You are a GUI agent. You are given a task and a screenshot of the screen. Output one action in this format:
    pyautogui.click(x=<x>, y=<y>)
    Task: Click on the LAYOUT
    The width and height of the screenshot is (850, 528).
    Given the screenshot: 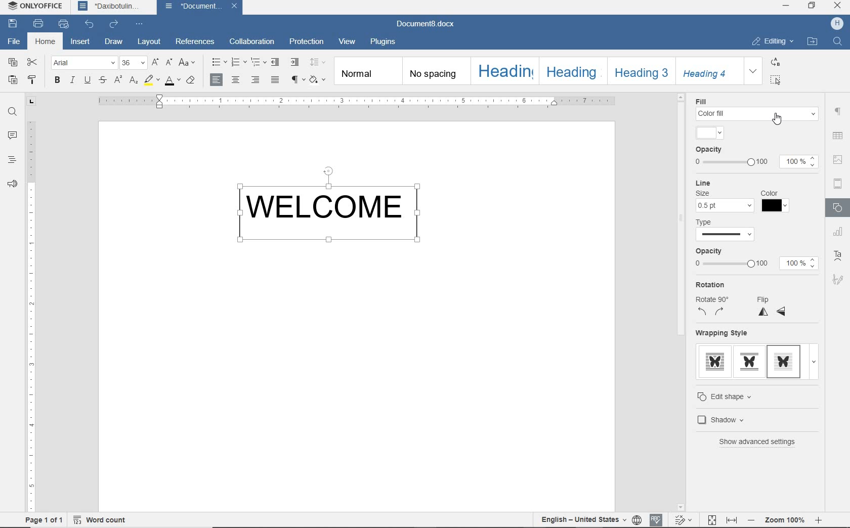 What is the action you would take?
    pyautogui.click(x=149, y=43)
    